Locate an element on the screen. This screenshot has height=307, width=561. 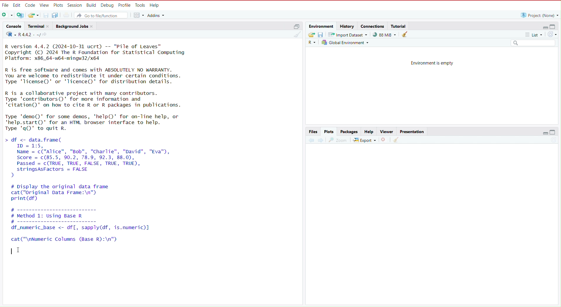
Open an existing file is located at coordinates (34, 15).